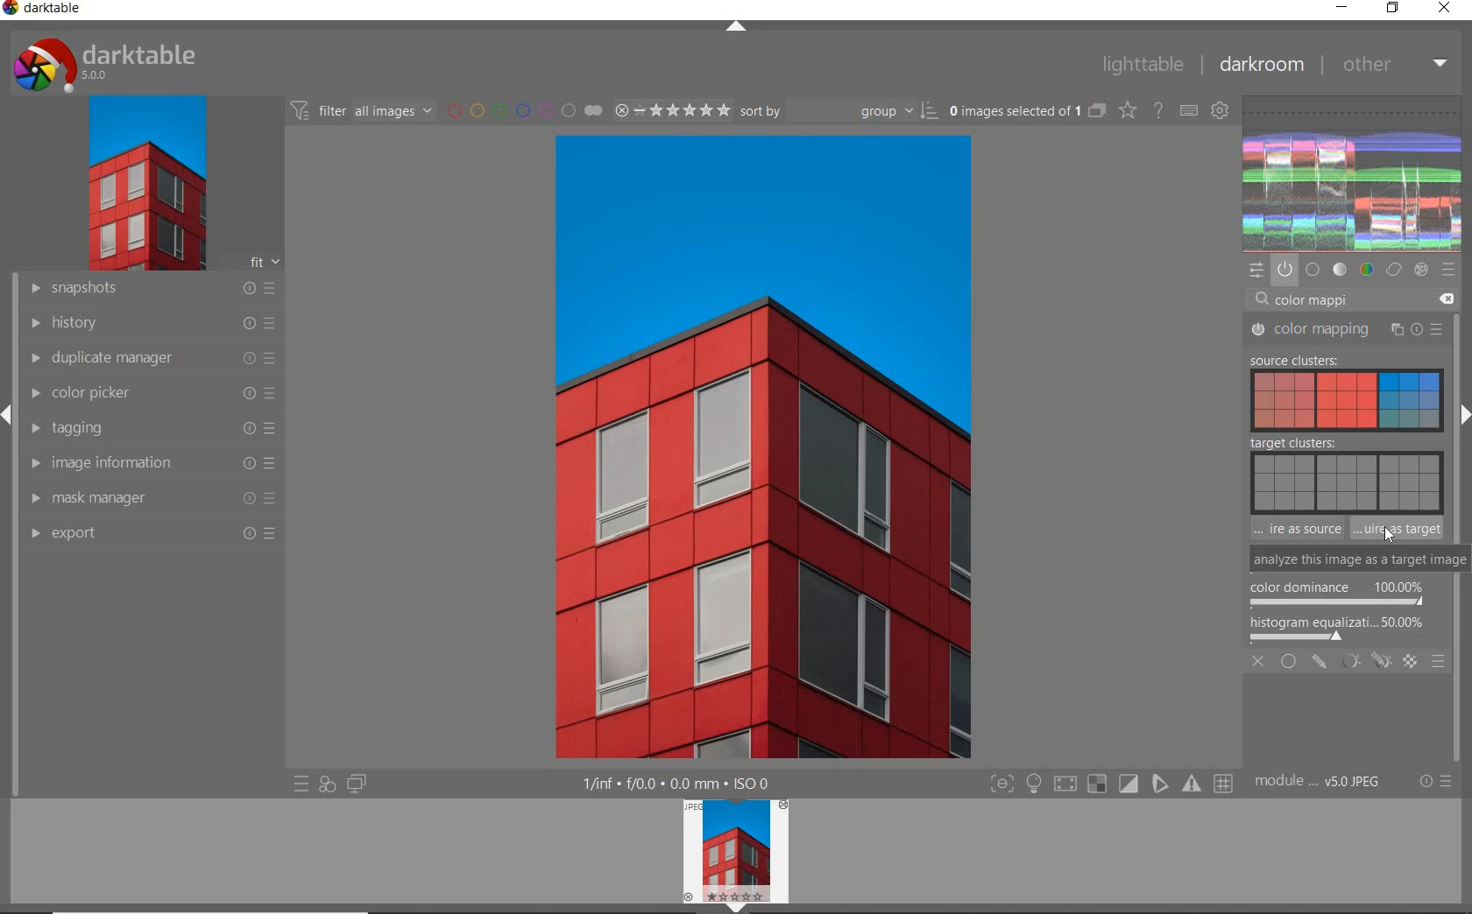 The height and width of the screenshot is (914, 1472). What do you see at coordinates (1320, 781) in the screenshot?
I see `module order` at bounding box center [1320, 781].